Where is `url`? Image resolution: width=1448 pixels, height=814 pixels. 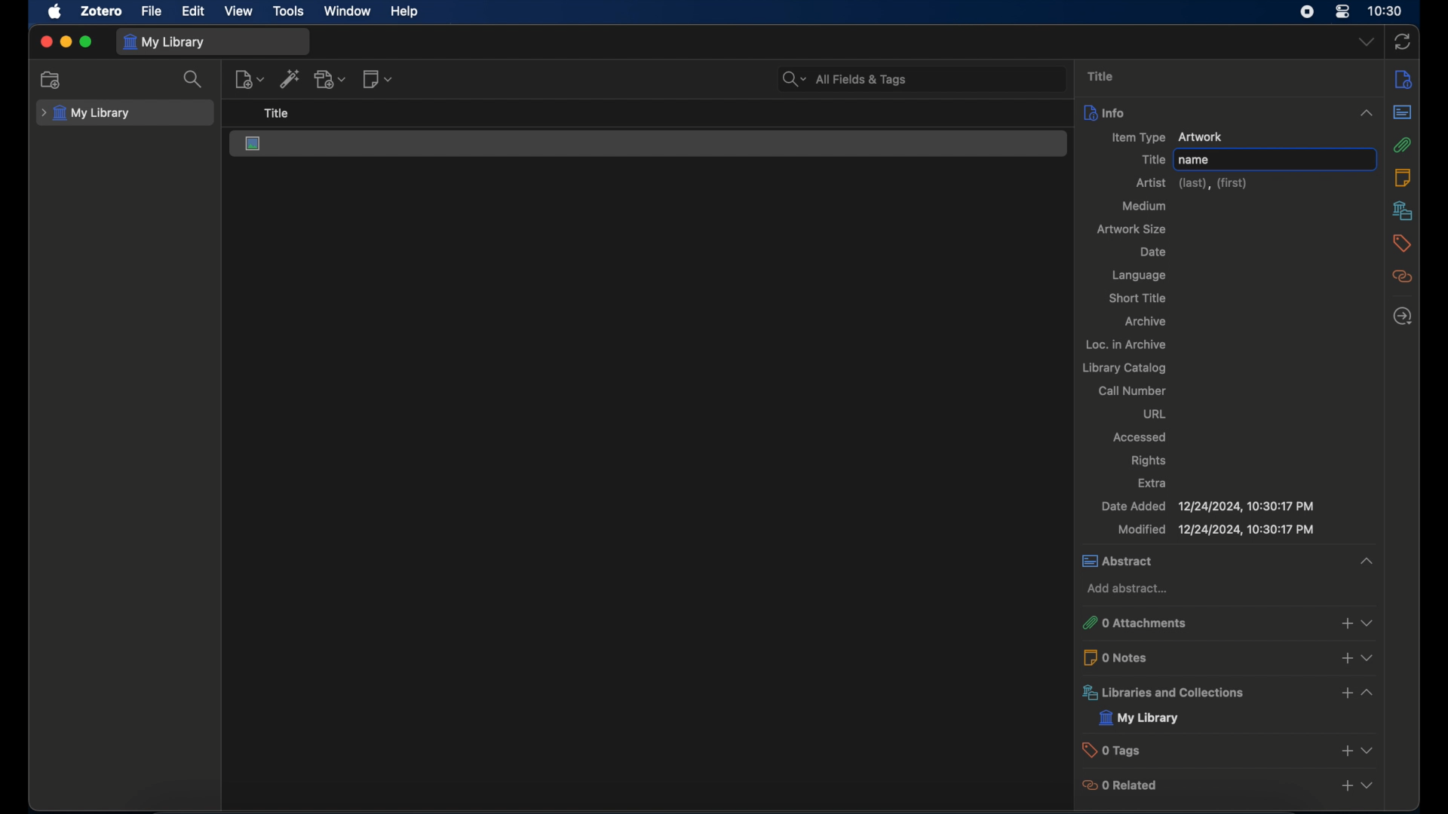 url is located at coordinates (1155, 415).